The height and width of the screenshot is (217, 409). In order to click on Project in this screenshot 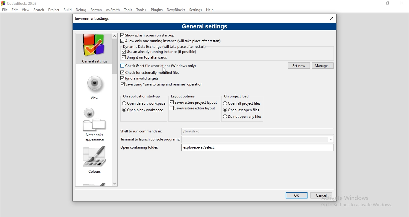, I will do `click(54, 10)`.